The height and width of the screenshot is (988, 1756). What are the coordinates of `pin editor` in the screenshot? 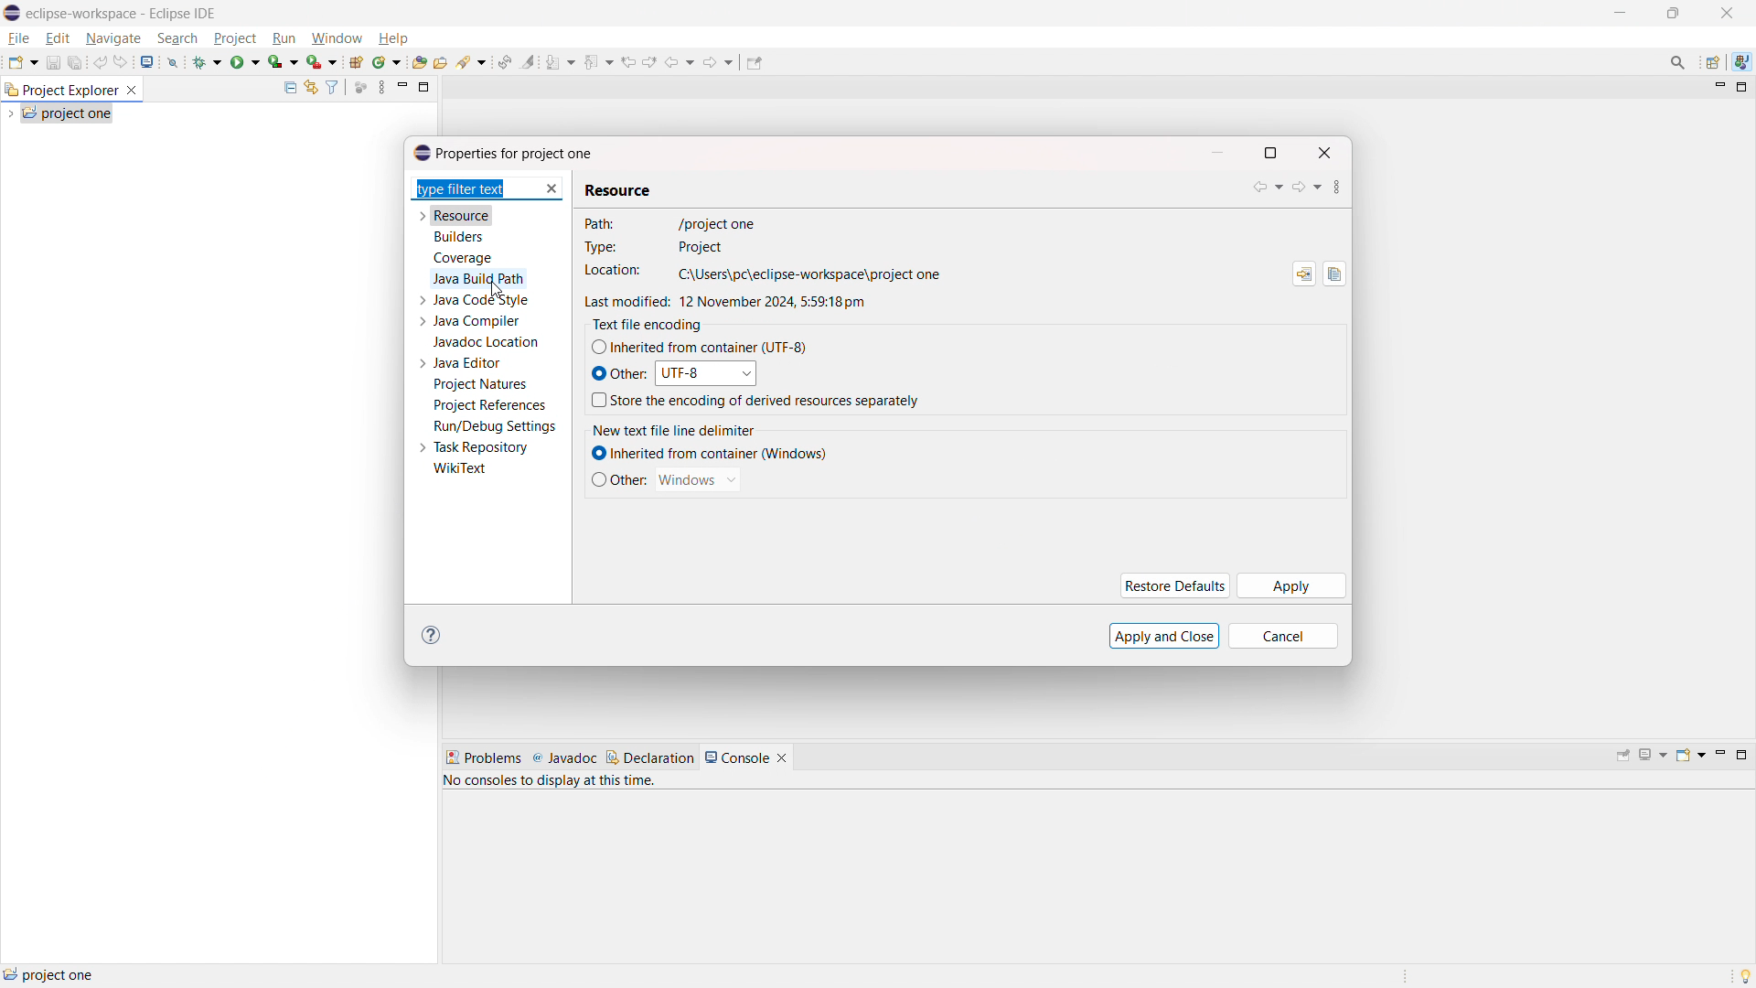 It's located at (755, 62).